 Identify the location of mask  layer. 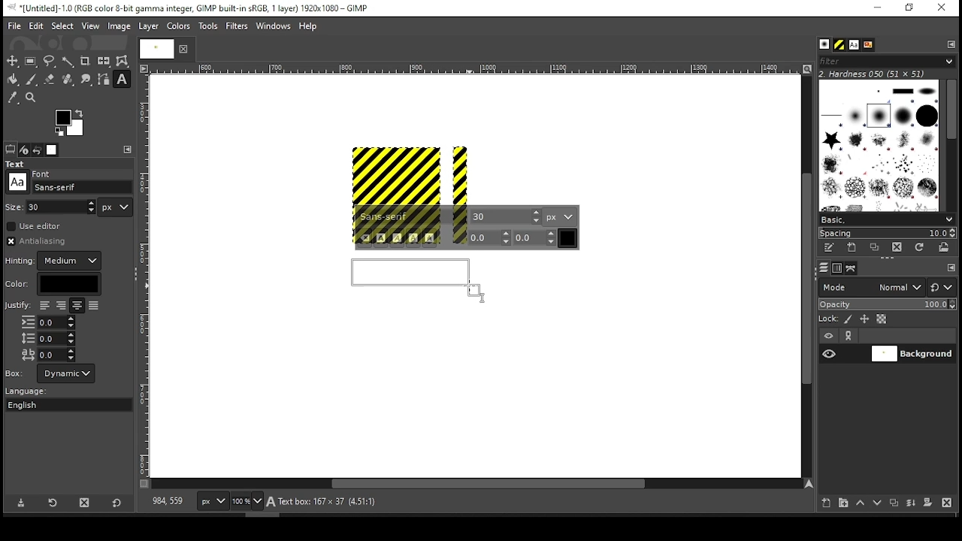
(927, 503).